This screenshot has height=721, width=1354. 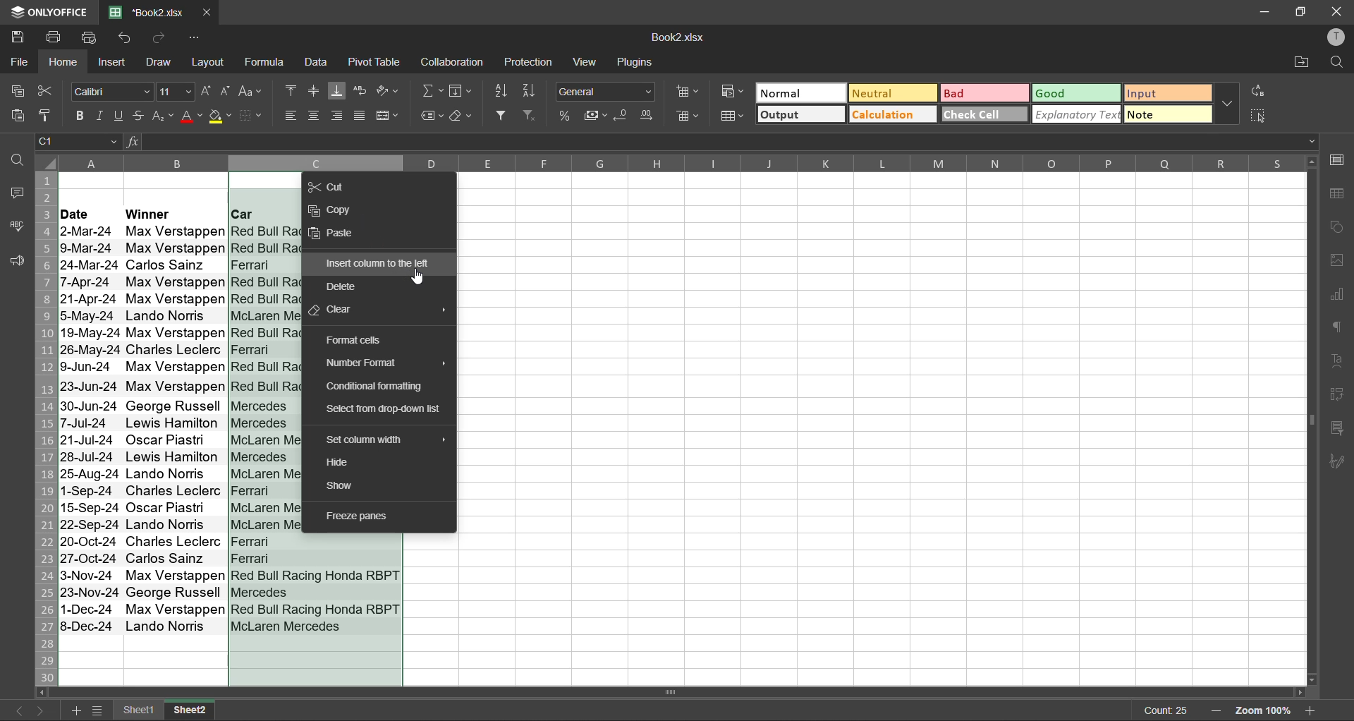 What do you see at coordinates (1259, 117) in the screenshot?
I see `select all` at bounding box center [1259, 117].